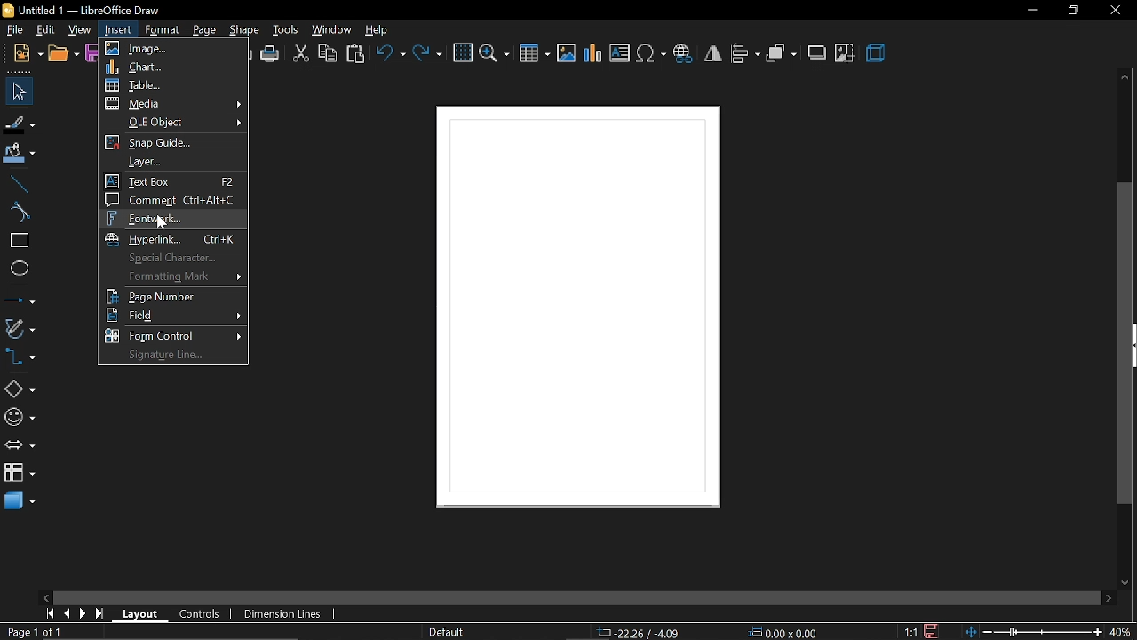 The width and height of the screenshot is (1137, 640). I want to click on next page, so click(80, 613).